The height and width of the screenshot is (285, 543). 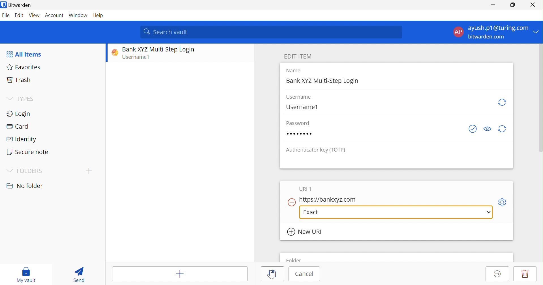 I want to click on Edit, so click(x=19, y=15).